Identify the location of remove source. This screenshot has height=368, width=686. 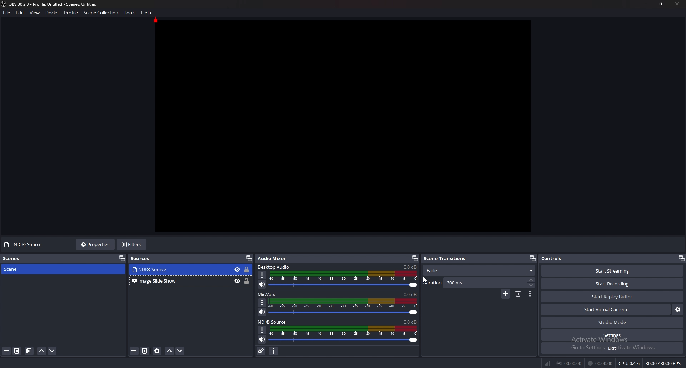
(145, 350).